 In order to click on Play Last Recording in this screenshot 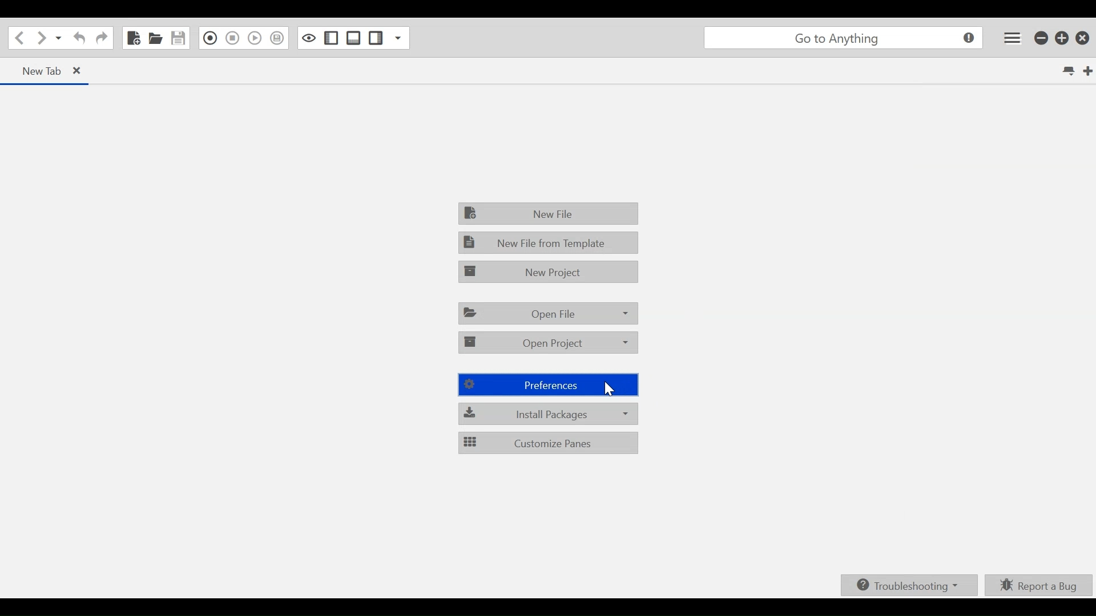, I will do `click(254, 39)`.